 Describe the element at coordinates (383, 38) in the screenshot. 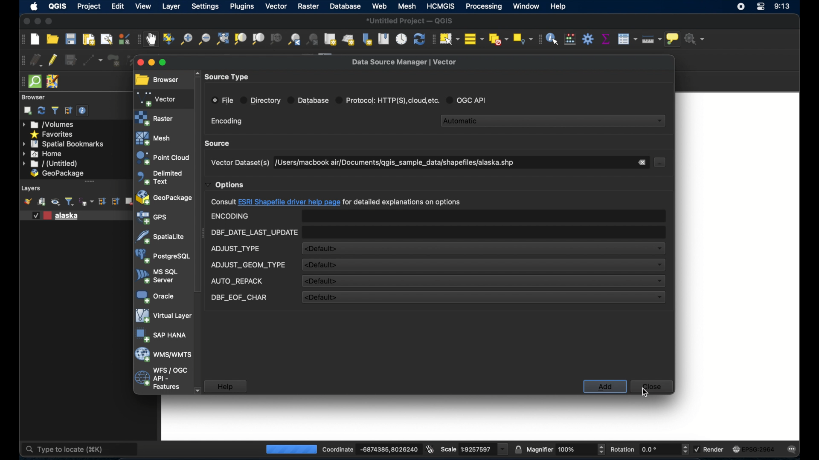

I see `show spatial bookmarks` at that location.